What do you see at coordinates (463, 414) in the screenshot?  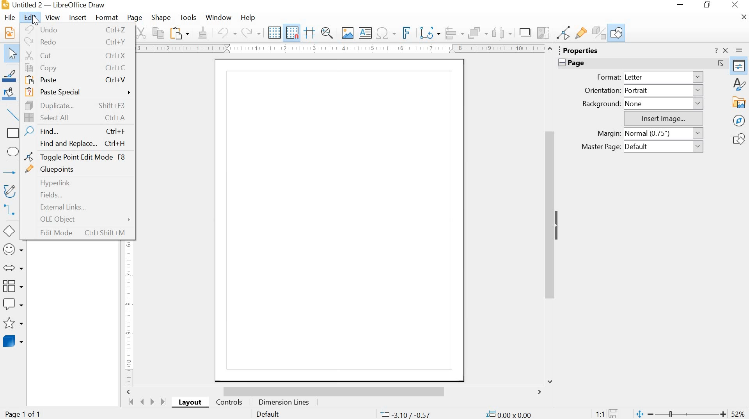 I see `coordinates` at bounding box center [463, 414].